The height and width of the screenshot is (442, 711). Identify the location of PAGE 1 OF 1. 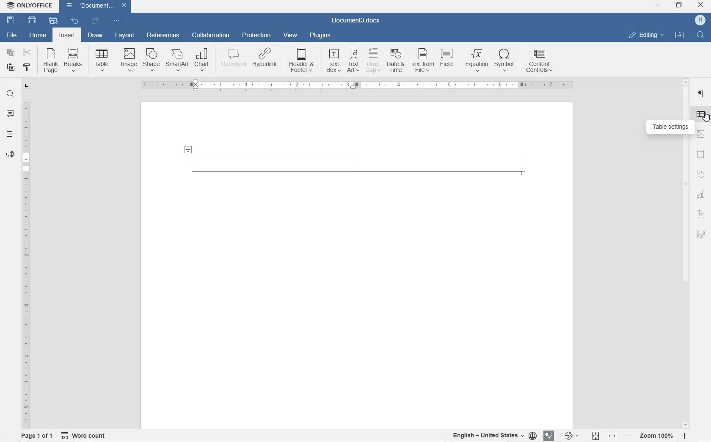
(35, 436).